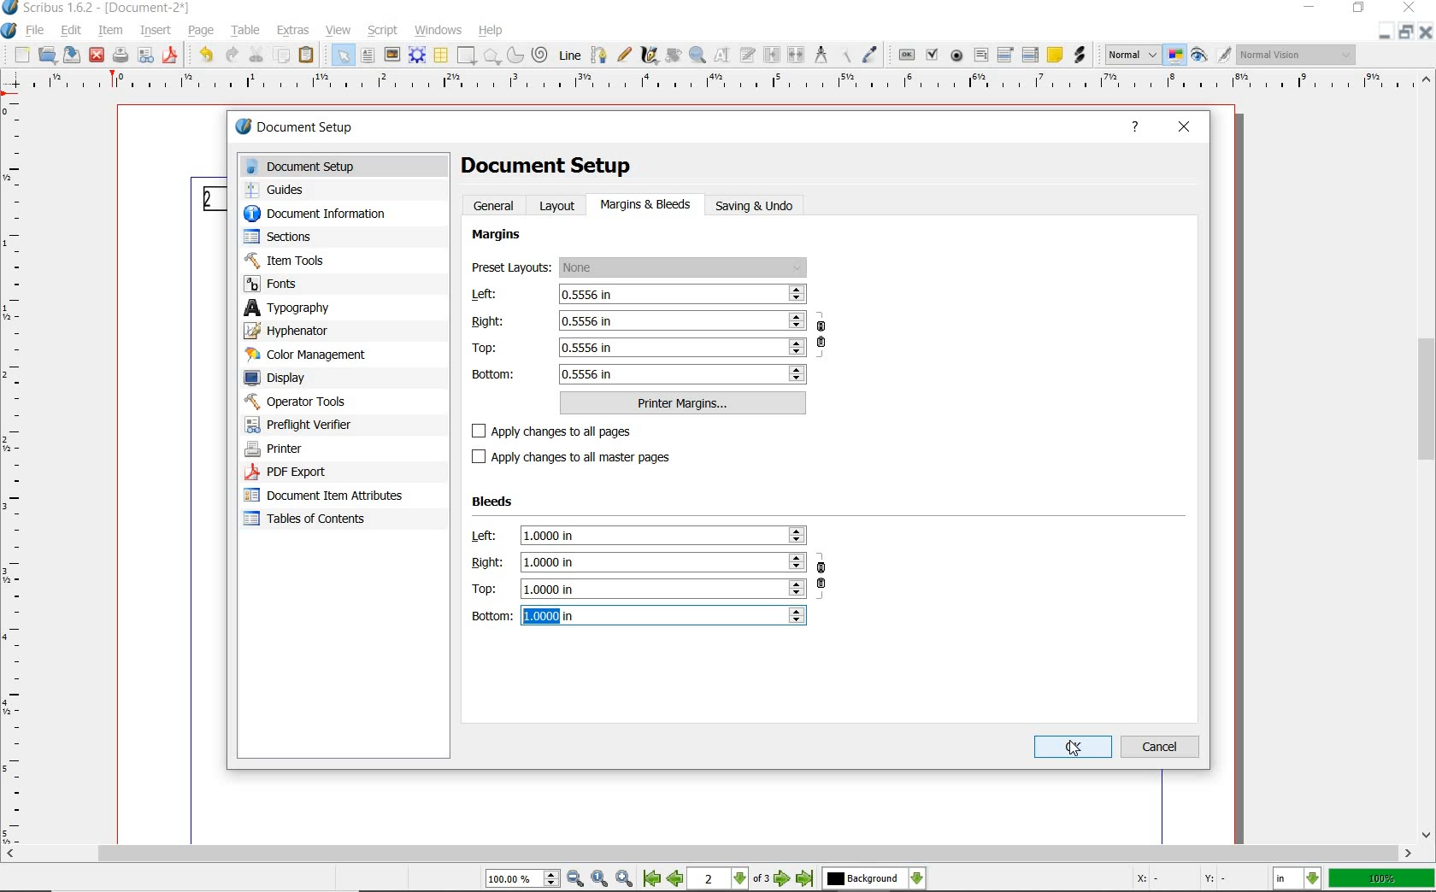 This screenshot has width=1436, height=892. Describe the element at coordinates (625, 56) in the screenshot. I see `freehand line` at that location.